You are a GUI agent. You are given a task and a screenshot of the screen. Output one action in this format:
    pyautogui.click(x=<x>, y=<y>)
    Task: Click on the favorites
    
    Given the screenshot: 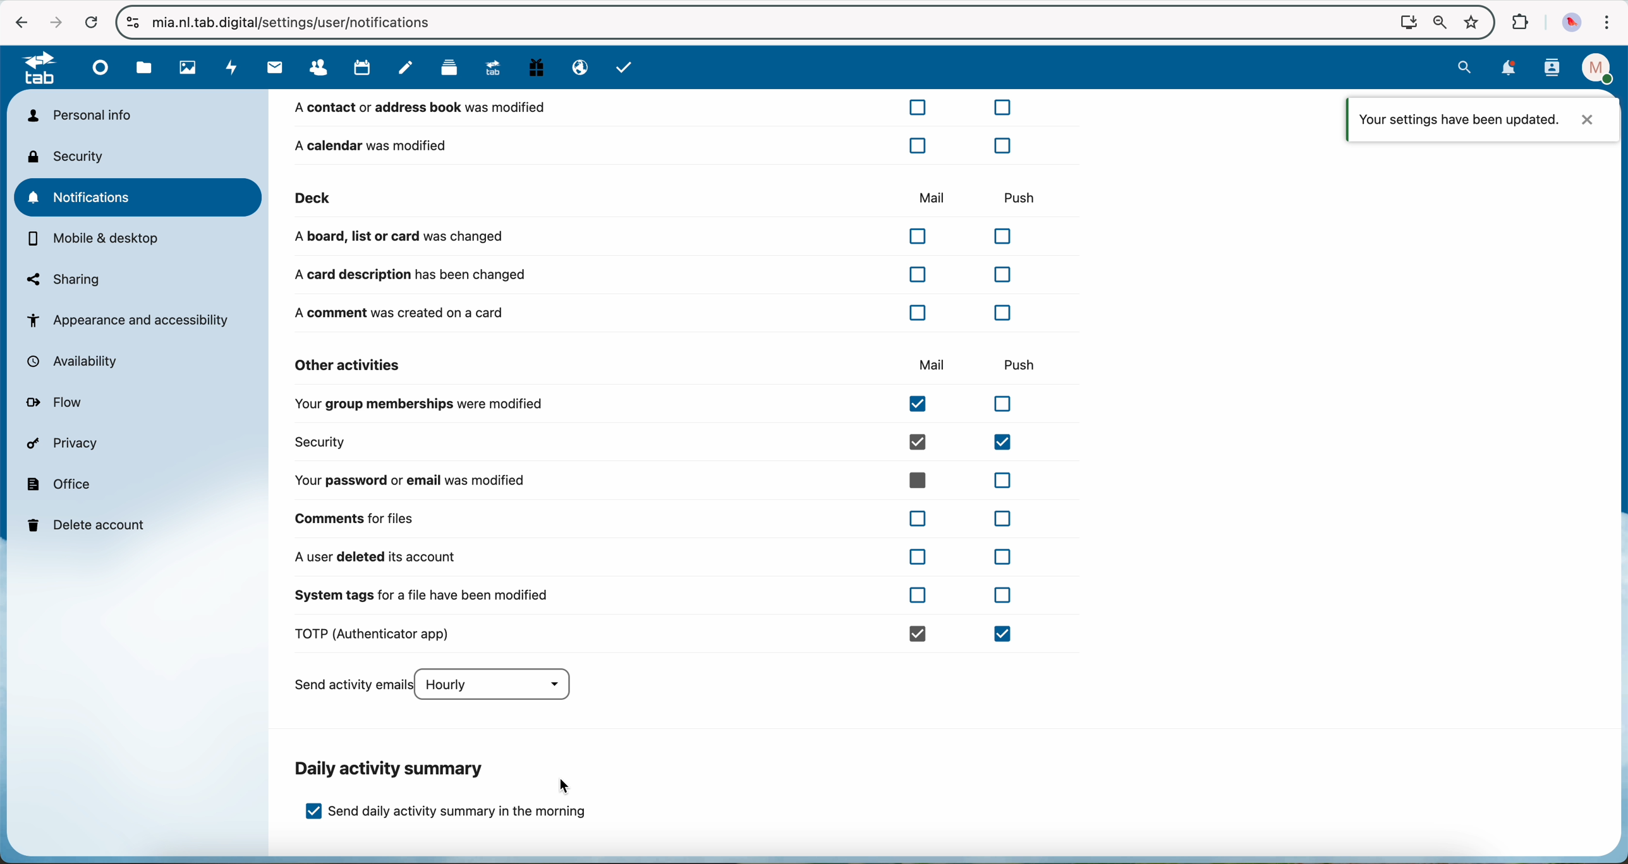 What is the action you would take?
    pyautogui.click(x=1470, y=19)
    